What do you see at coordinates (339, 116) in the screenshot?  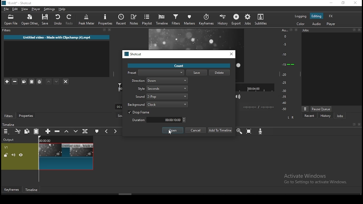 I see `jobs` at bounding box center [339, 116].